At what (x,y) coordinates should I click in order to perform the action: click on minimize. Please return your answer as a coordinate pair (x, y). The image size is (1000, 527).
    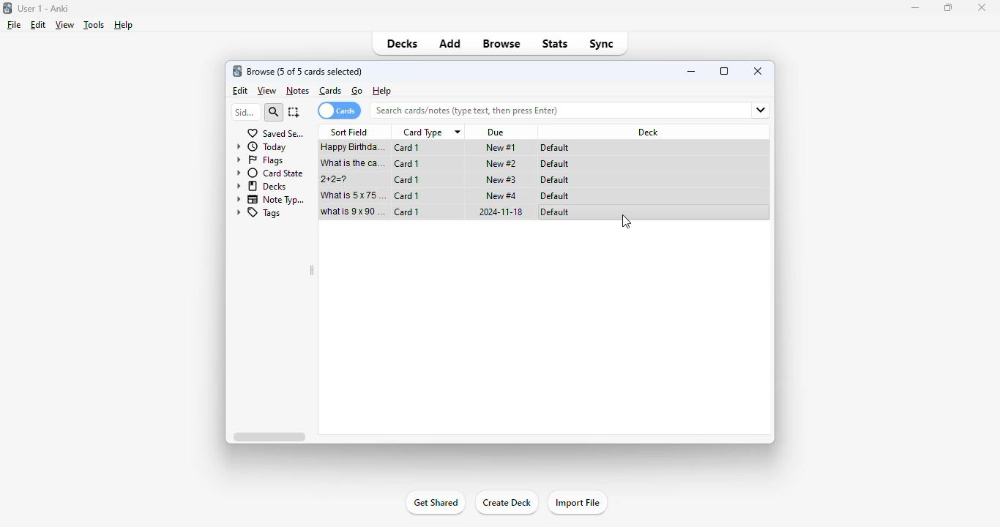
    Looking at the image, I should click on (693, 71).